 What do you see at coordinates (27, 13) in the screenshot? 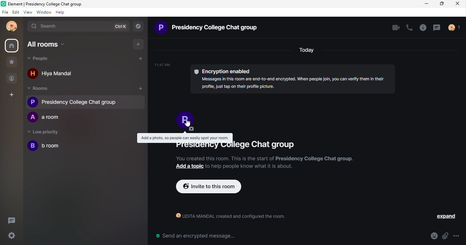
I see `view` at bounding box center [27, 13].